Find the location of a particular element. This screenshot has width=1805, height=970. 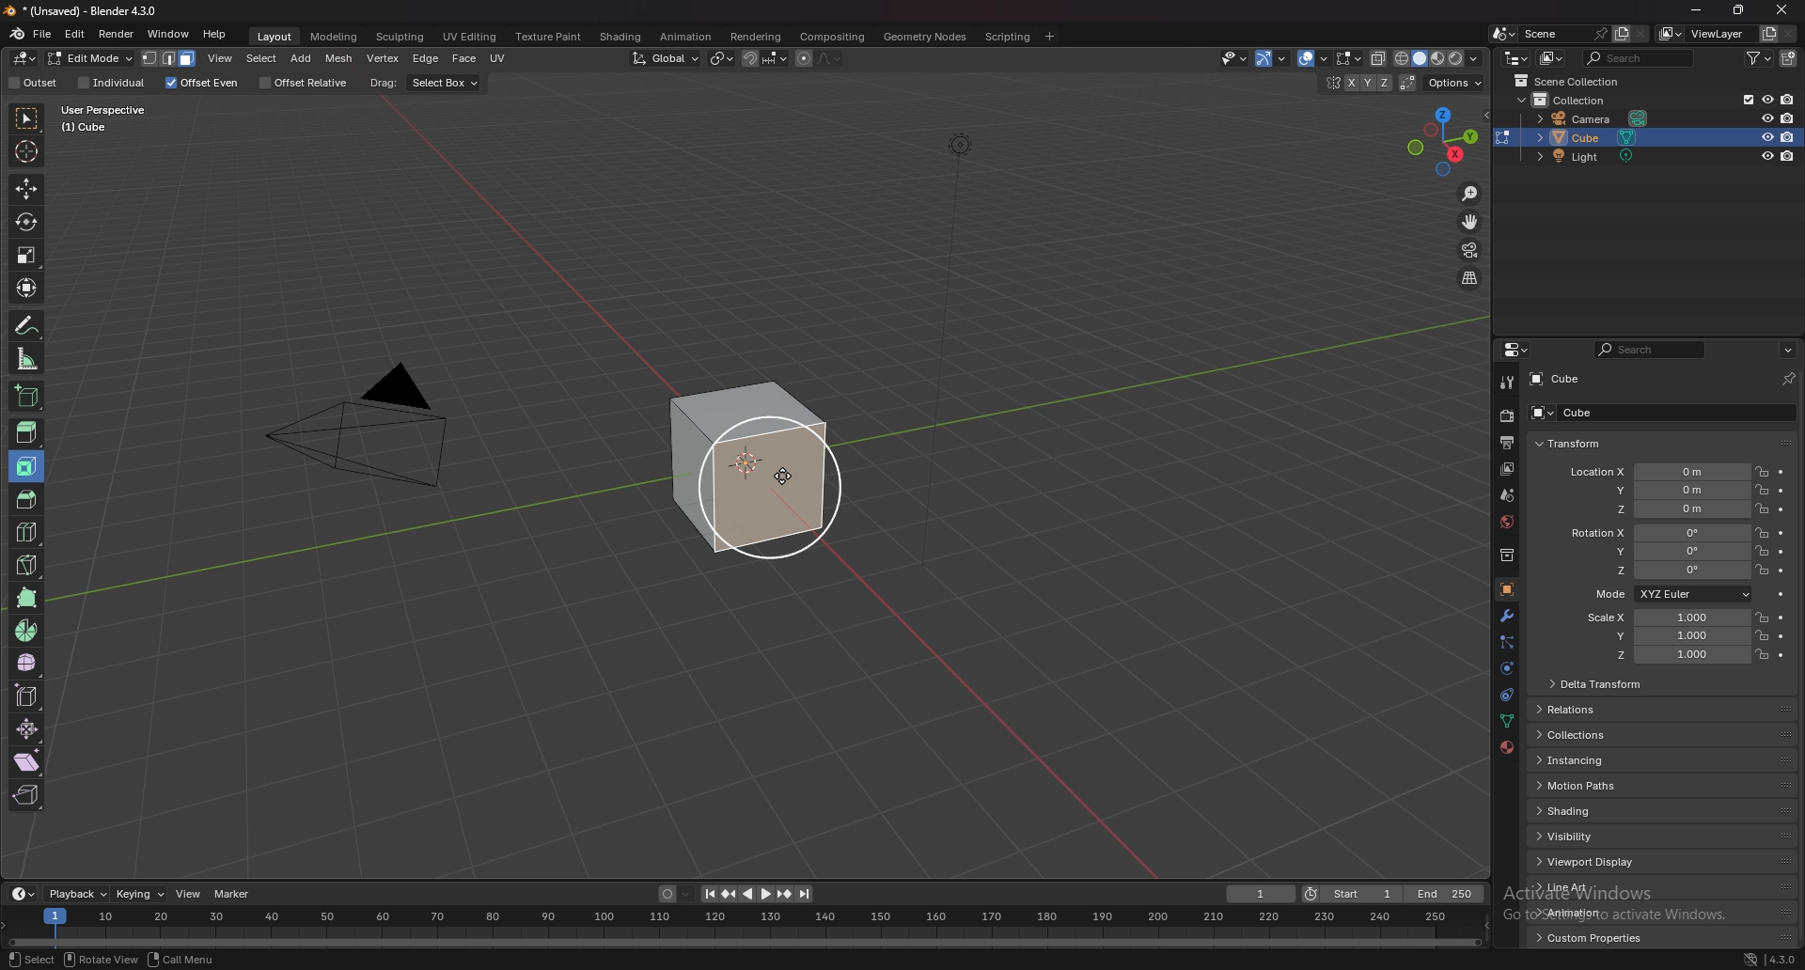

cube is located at coordinates (1567, 412).